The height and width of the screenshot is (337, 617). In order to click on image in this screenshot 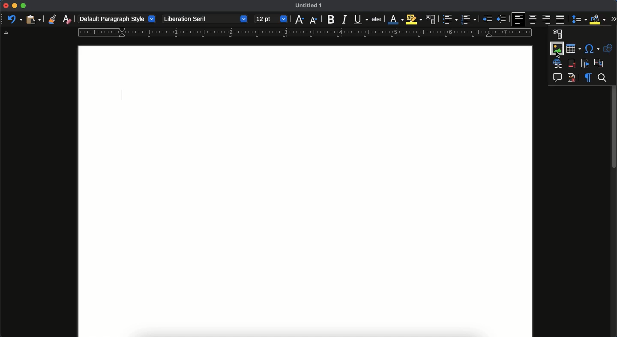, I will do `click(557, 46)`.